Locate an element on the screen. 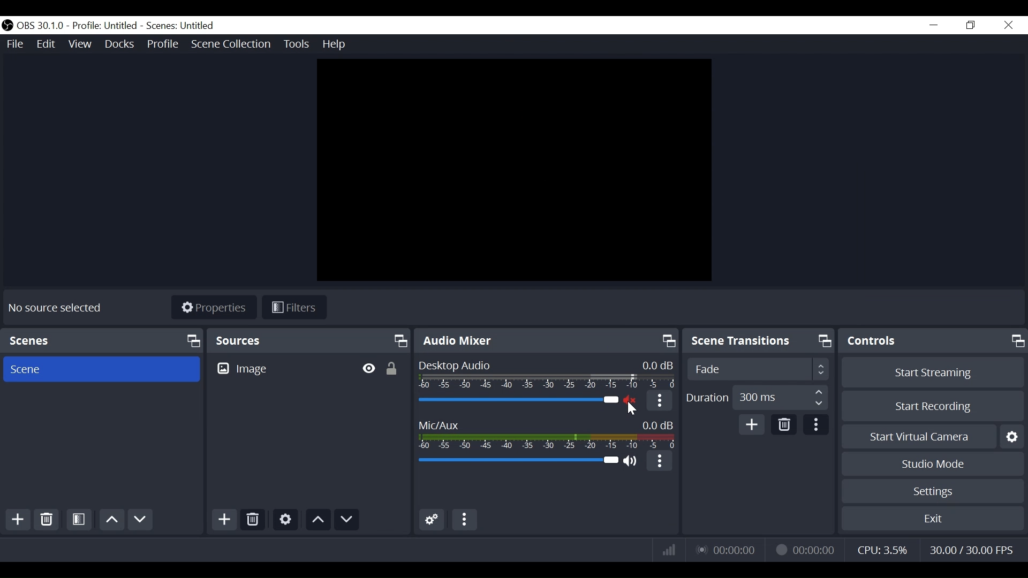  Mic/Aux is located at coordinates (548, 434).